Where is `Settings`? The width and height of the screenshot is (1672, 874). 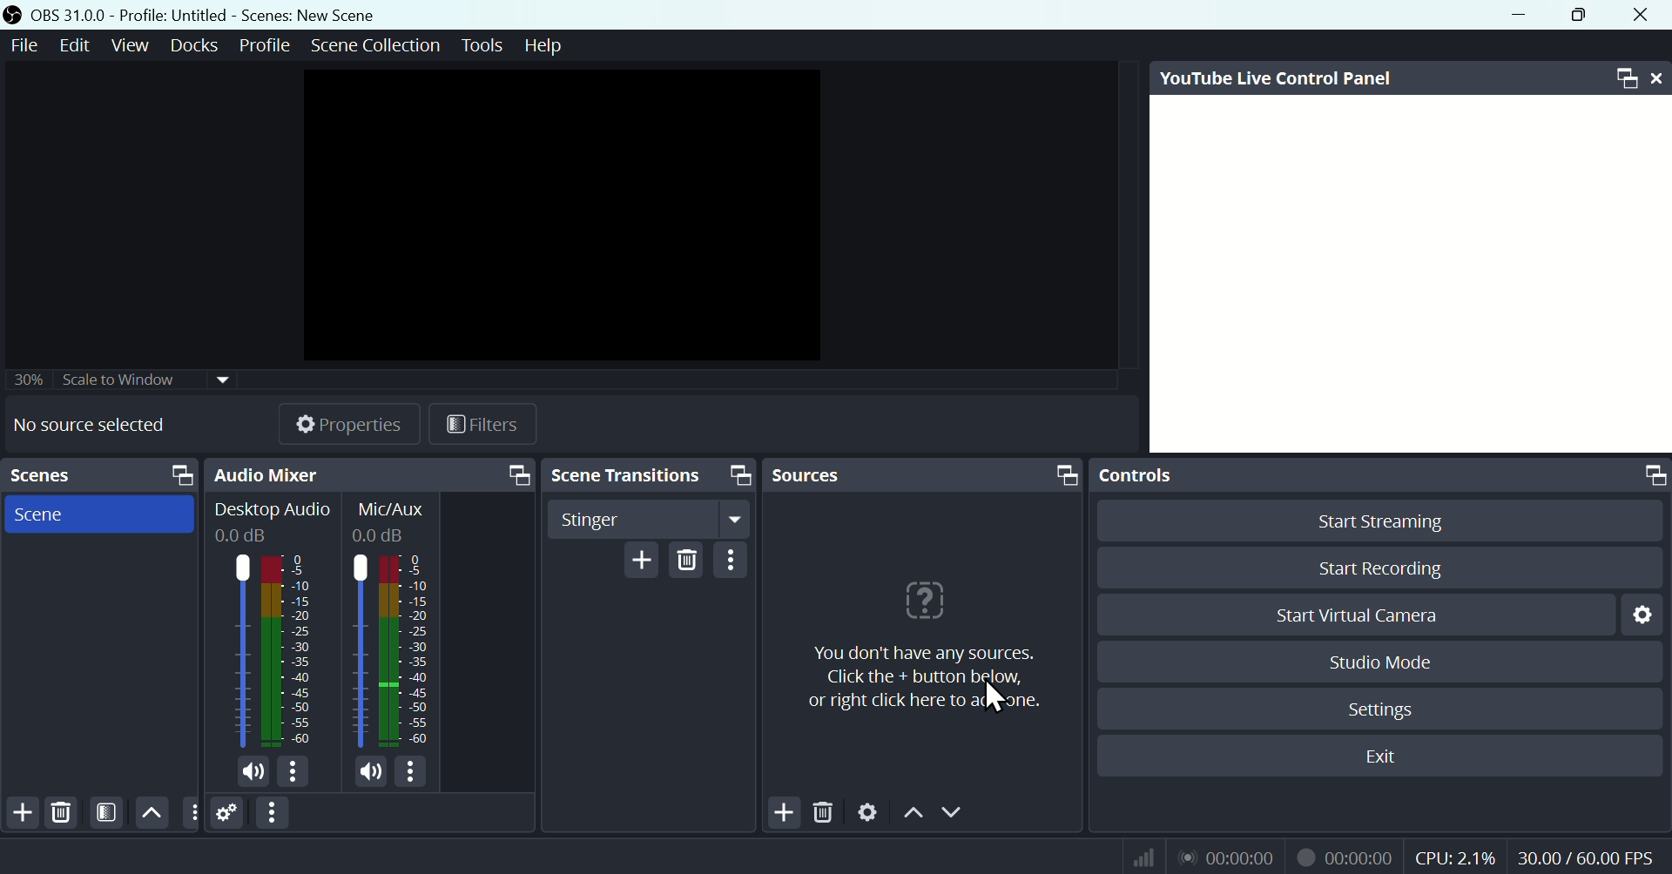
Settings is located at coordinates (868, 810).